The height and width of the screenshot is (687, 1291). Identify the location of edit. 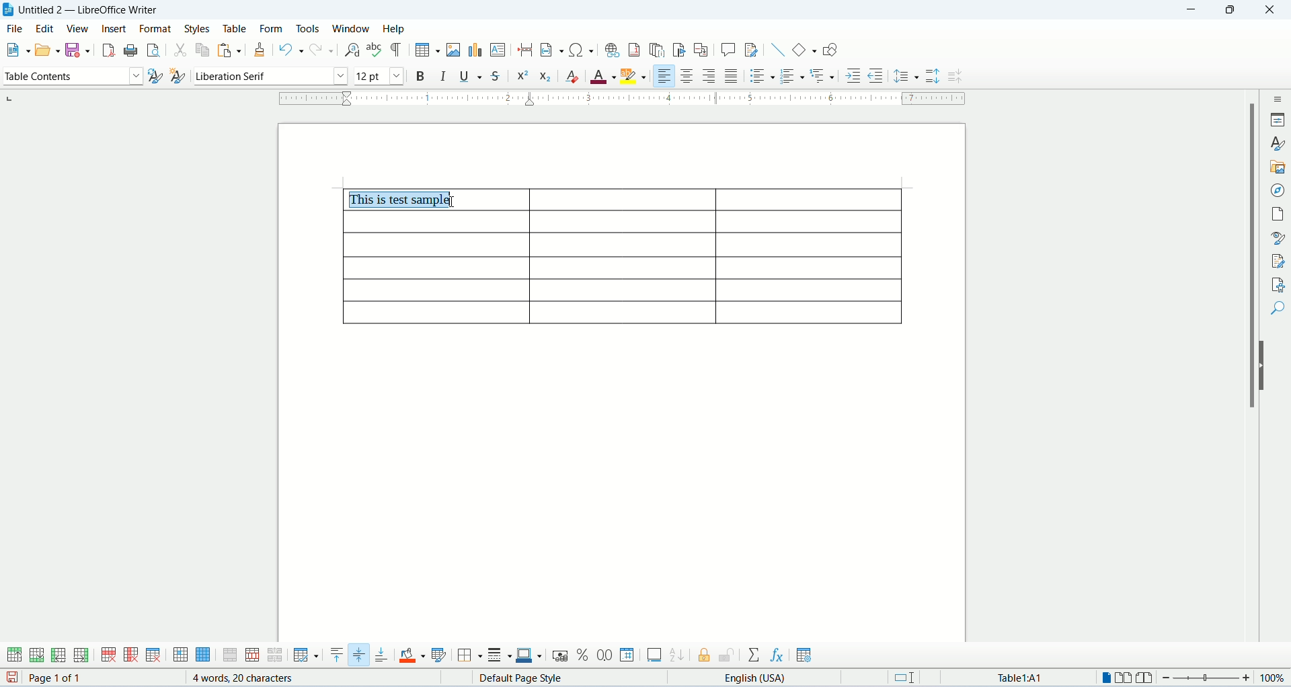
(46, 28).